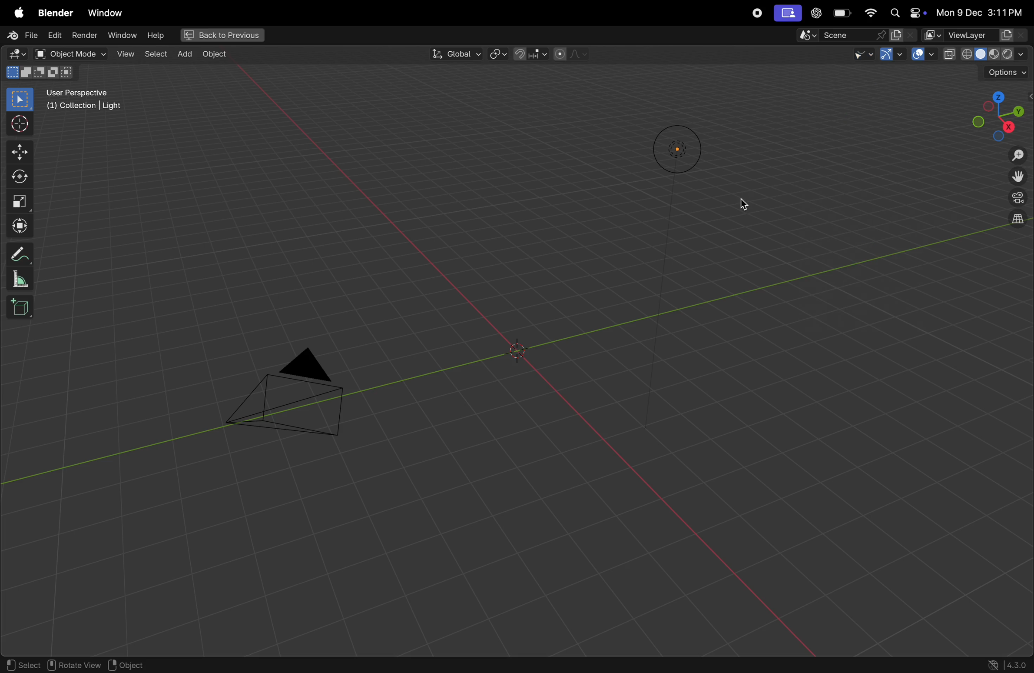 The width and height of the screenshot is (1034, 673). I want to click on mode, so click(40, 73).